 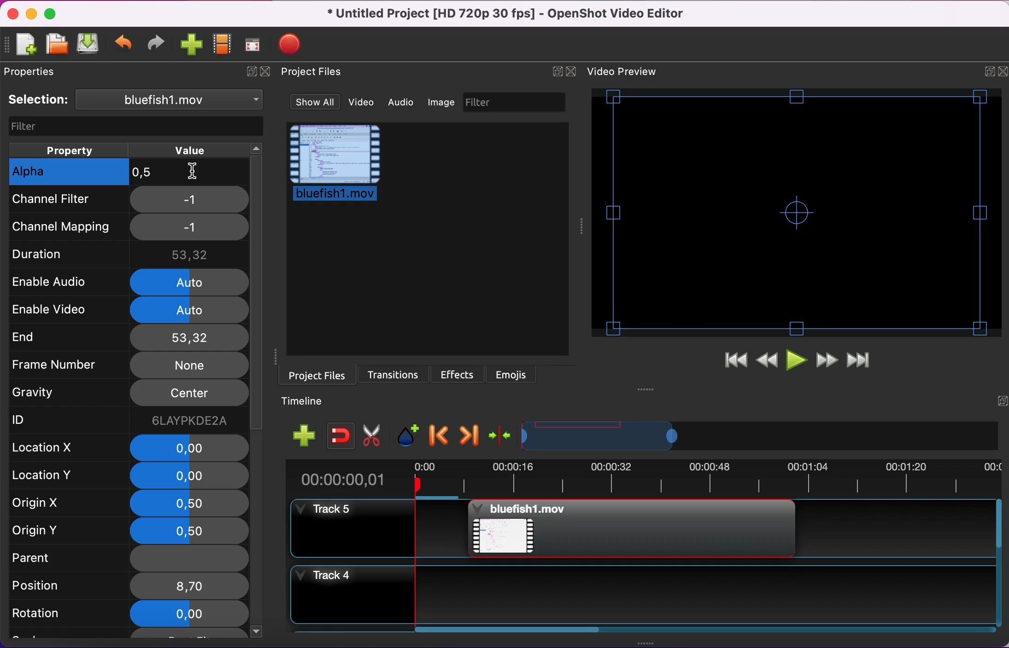 I want to click on open project, so click(x=56, y=48).